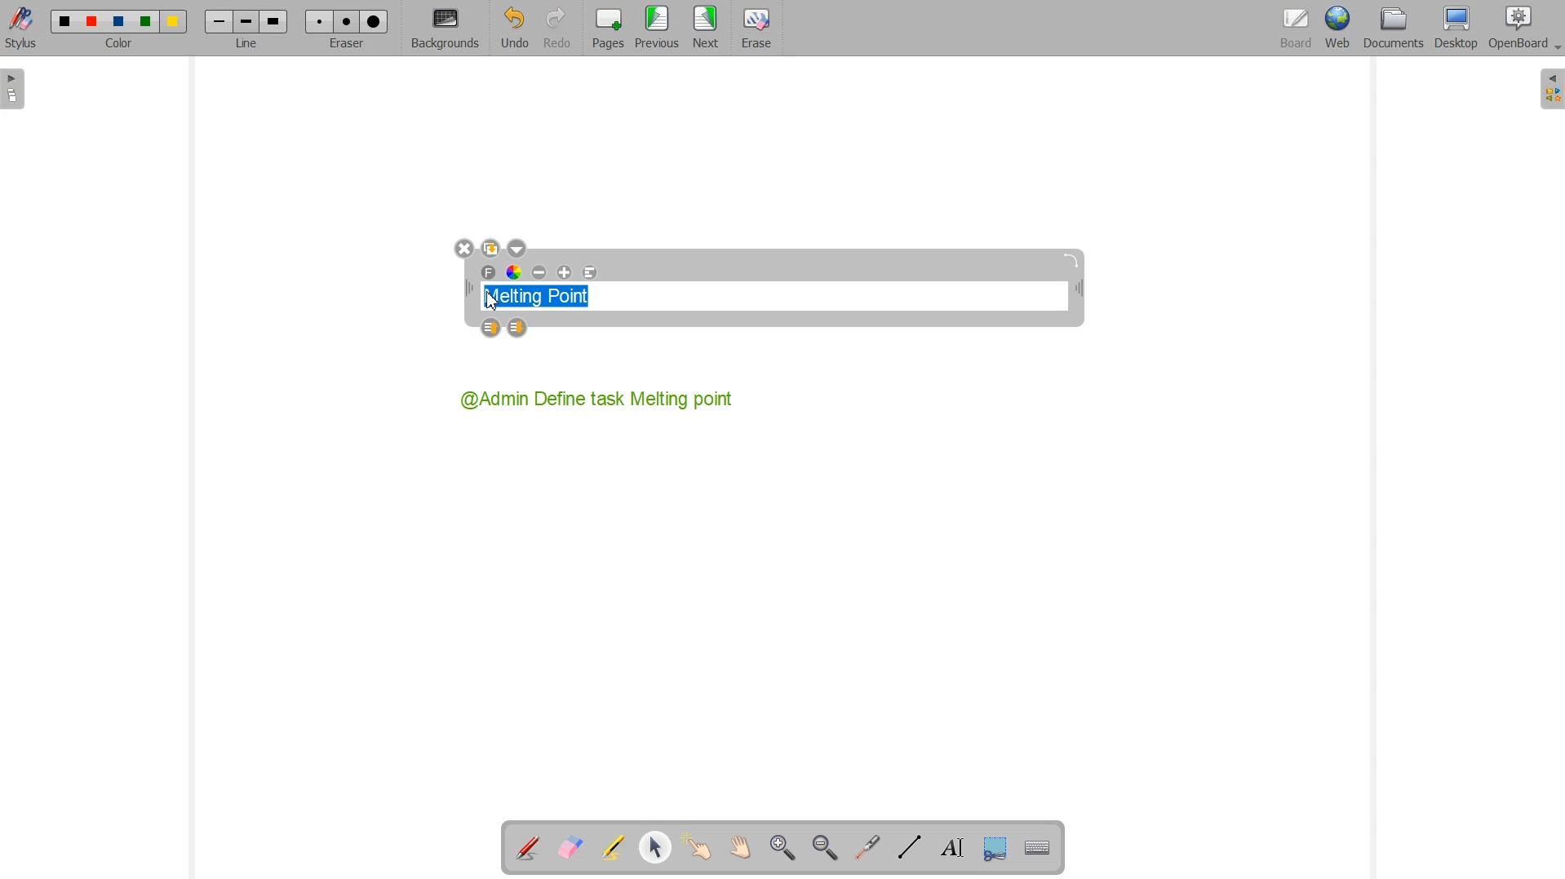 This screenshot has width=1565, height=879. I want to click on Highlight, so click(614, 849).